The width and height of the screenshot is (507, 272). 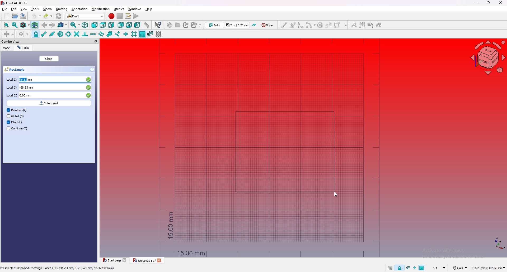 I want to click on snap dimension, so click(x=150, y=33).